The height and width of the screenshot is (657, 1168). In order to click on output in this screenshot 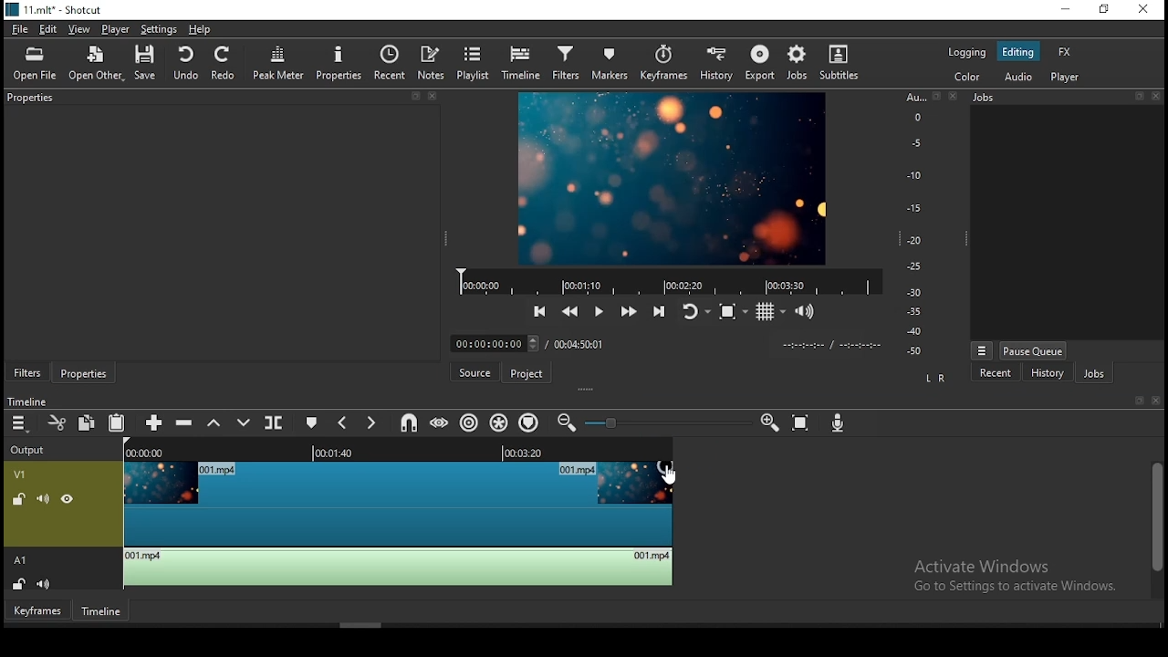, I will do `click(31, 451)`.